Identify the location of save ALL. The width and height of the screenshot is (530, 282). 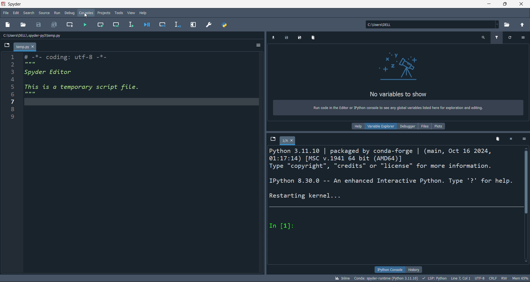
(54, 25).